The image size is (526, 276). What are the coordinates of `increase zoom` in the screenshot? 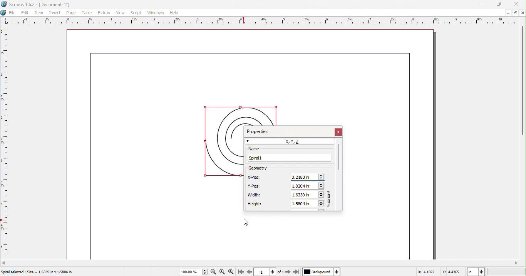 It's located at (204, 270).